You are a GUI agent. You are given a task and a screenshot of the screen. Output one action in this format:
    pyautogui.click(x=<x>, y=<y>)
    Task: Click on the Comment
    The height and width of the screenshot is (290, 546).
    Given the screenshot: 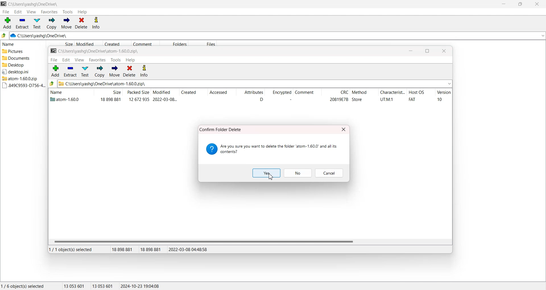 What is the action you would take?
    pyautogui.click(x=145, y=43)
    